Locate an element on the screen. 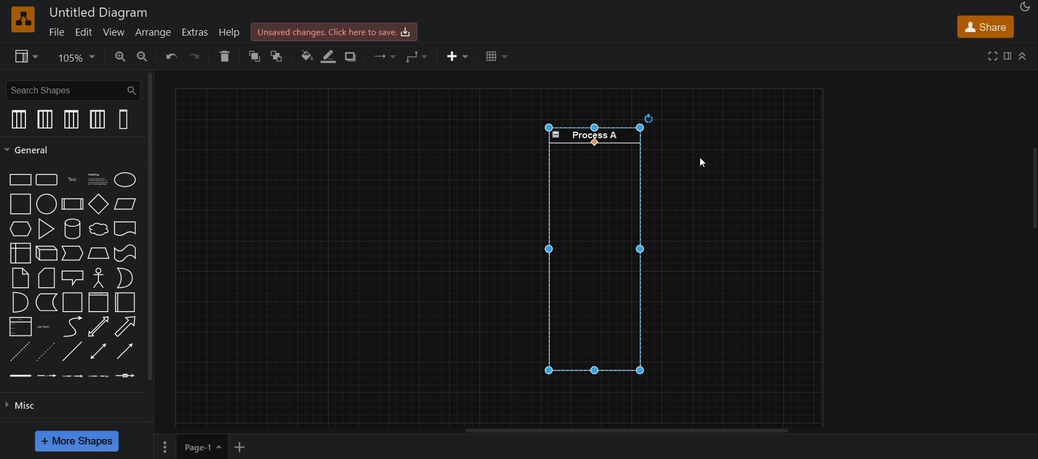  data storage is located at coordinates (46, 303).